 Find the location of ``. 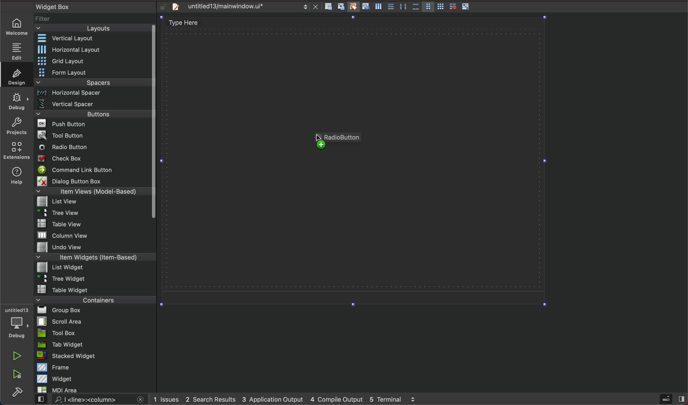

 is located at coordinates (451, 7).